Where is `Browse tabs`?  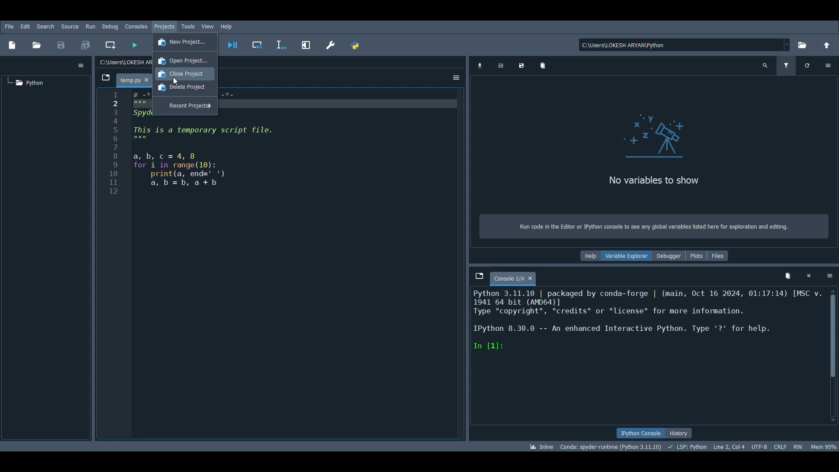
Browse tabs is located at coordinates (477, 278).